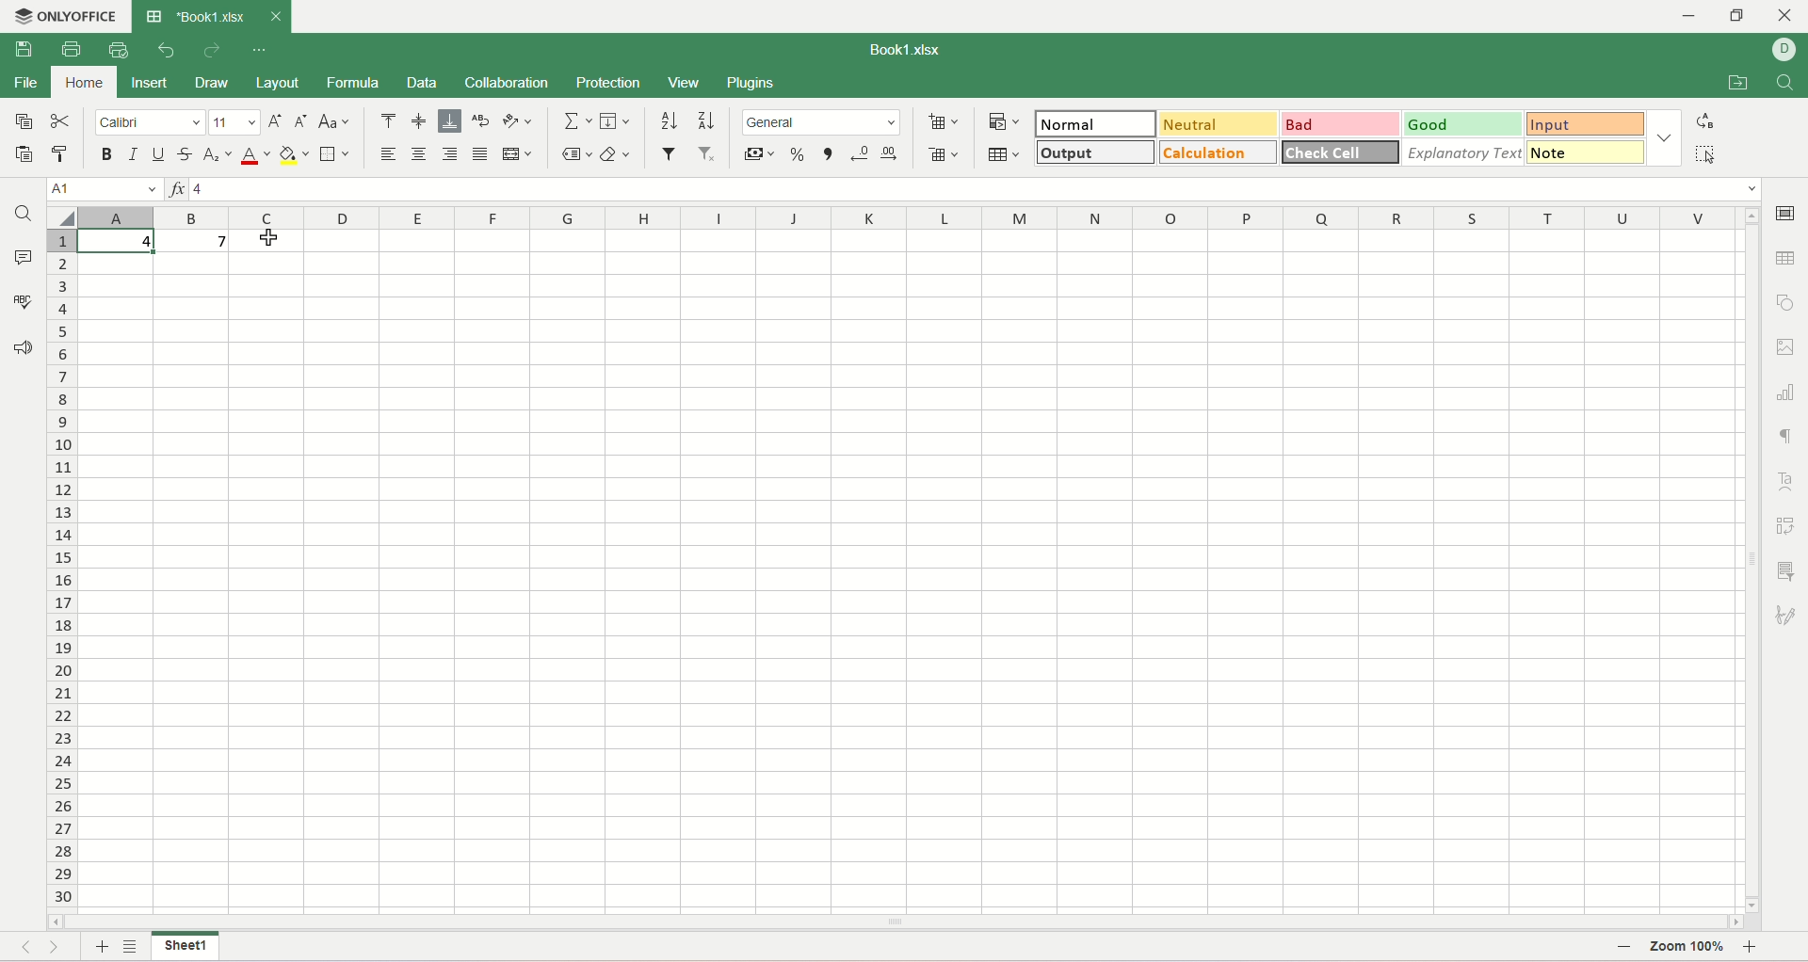 The height and width of the screenshot is (962, 1808). I want to click on sheet list, so click(131, 948).